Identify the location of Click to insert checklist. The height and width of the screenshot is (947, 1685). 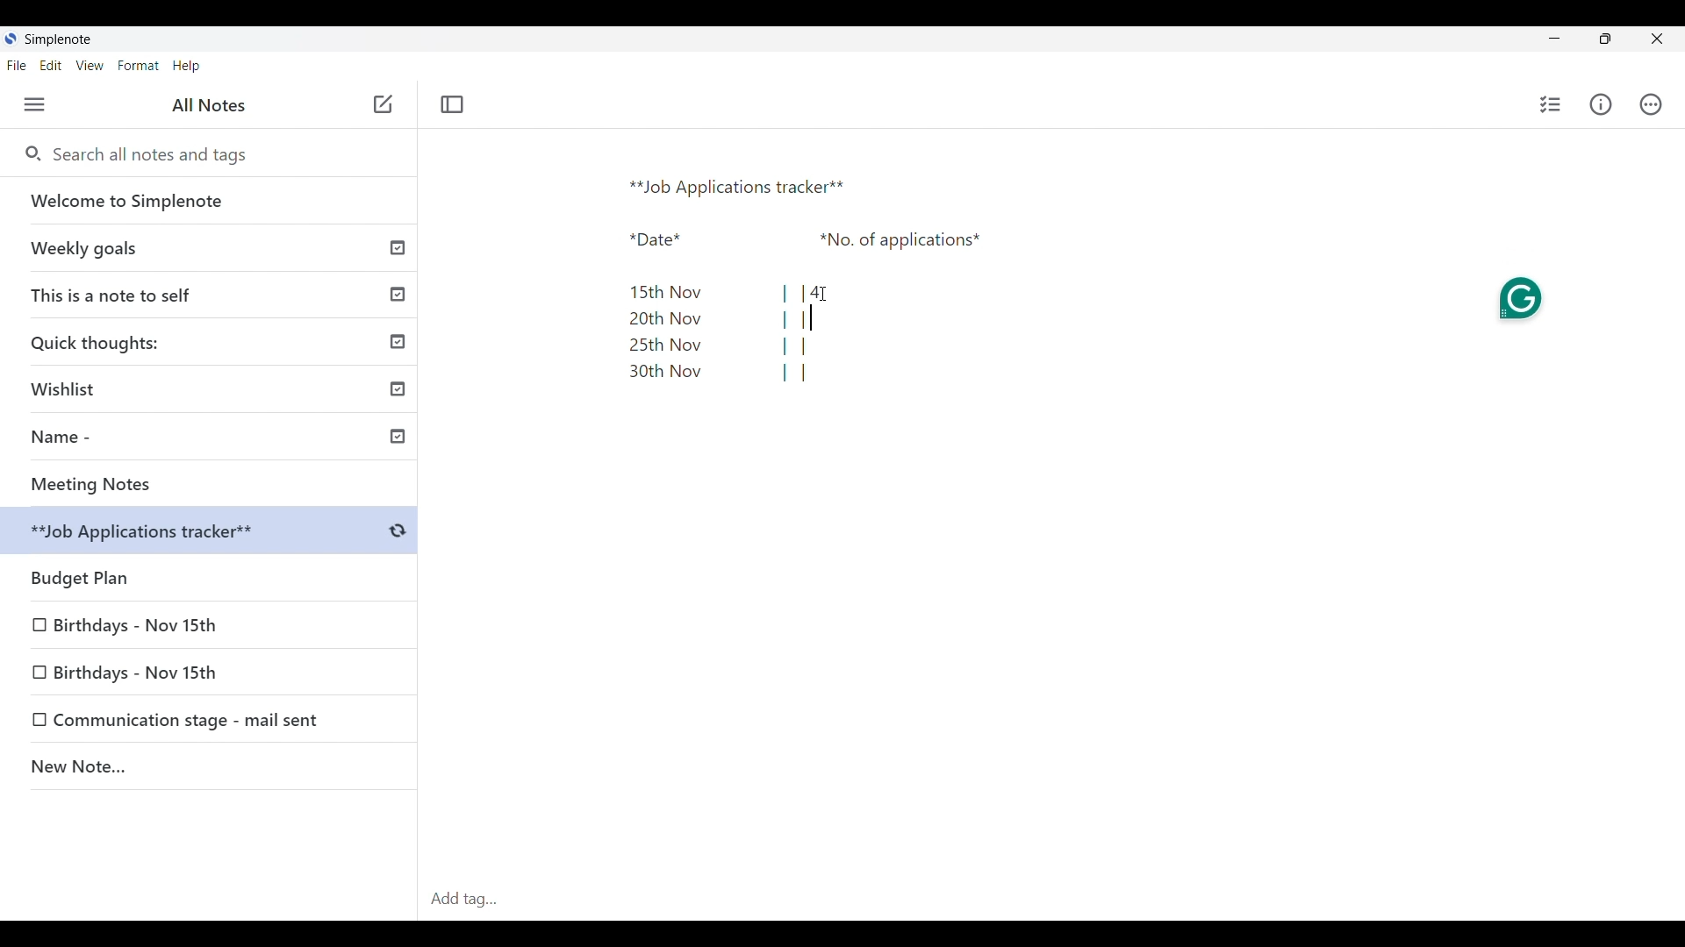
(1552, 104).